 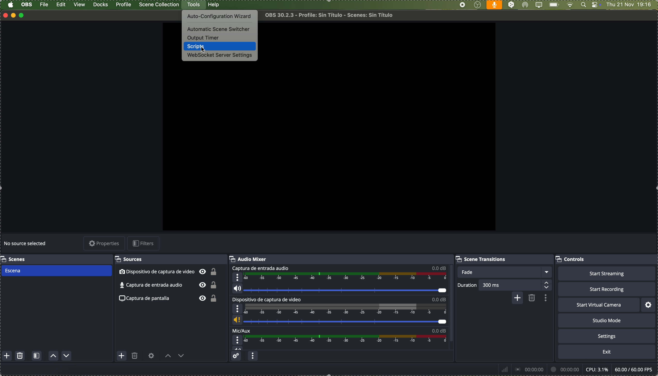 What do you see at coordinates (607, 273) in the screenshot?
I see `start streaming` at bounding box center [607, 273].